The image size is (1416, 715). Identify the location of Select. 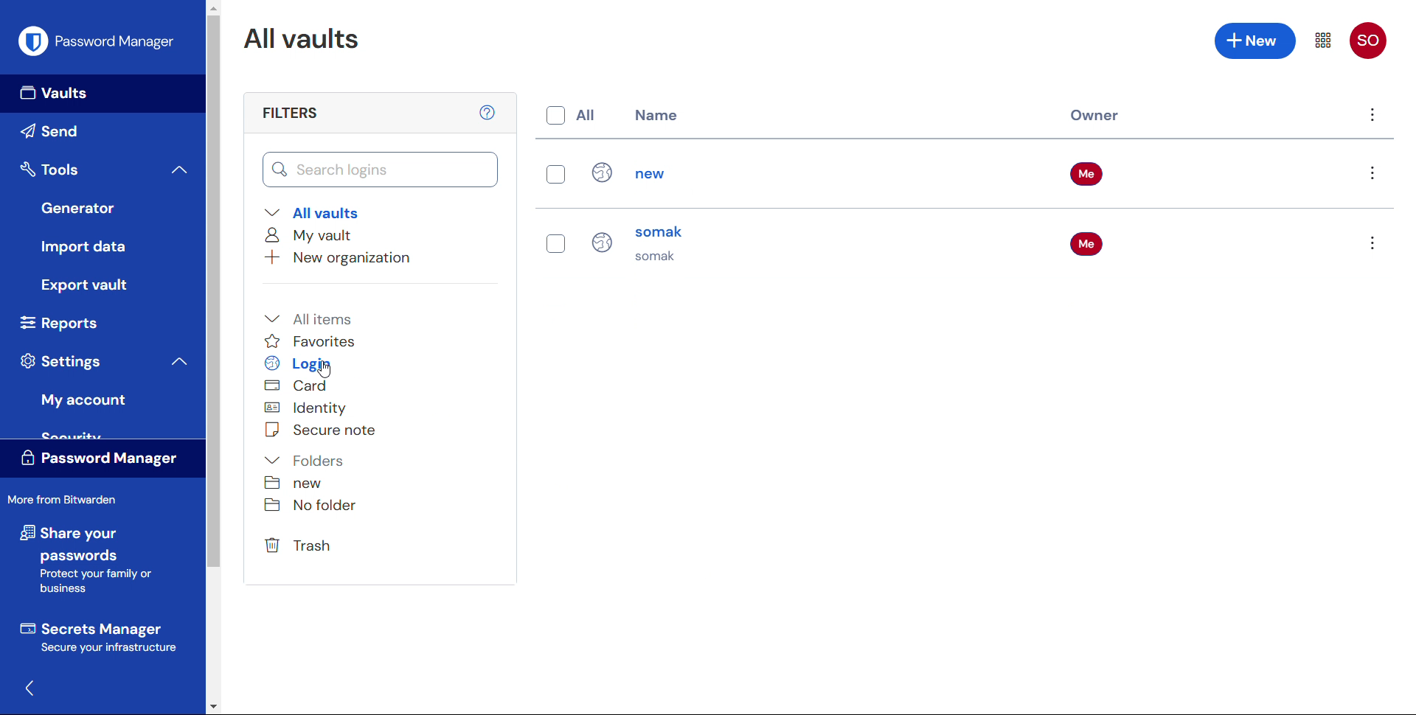
(556, 172).